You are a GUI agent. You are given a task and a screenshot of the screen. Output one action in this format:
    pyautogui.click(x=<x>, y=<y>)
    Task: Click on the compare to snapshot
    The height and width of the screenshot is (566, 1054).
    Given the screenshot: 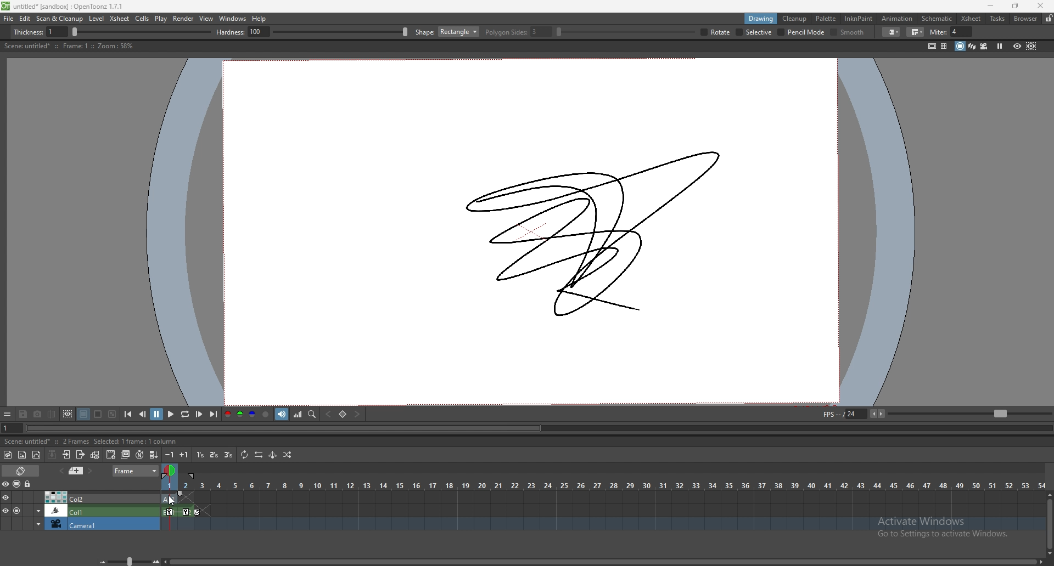 What is the action you would take?
    pyautogui.click(x=53, y=414)
    